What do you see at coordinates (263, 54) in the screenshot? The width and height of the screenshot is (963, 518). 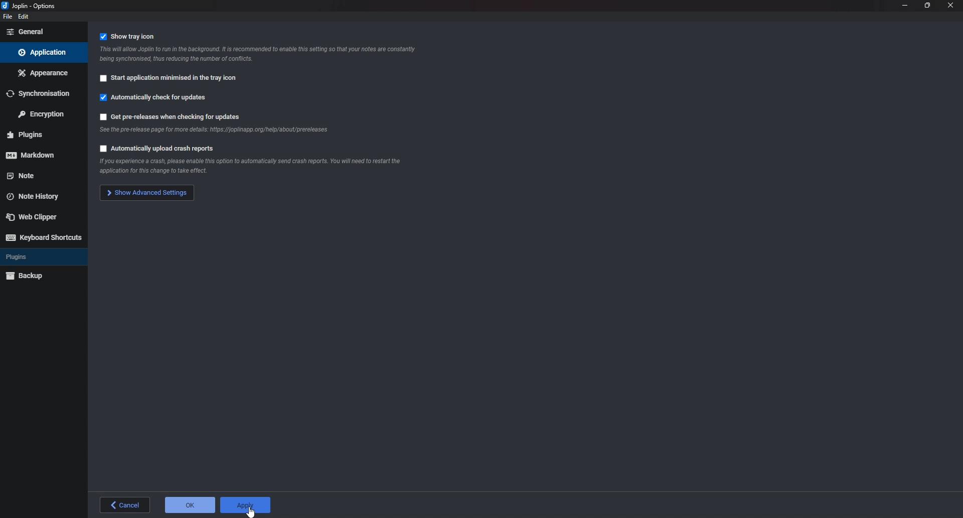 I see `info` at bounding box center [263, 54].